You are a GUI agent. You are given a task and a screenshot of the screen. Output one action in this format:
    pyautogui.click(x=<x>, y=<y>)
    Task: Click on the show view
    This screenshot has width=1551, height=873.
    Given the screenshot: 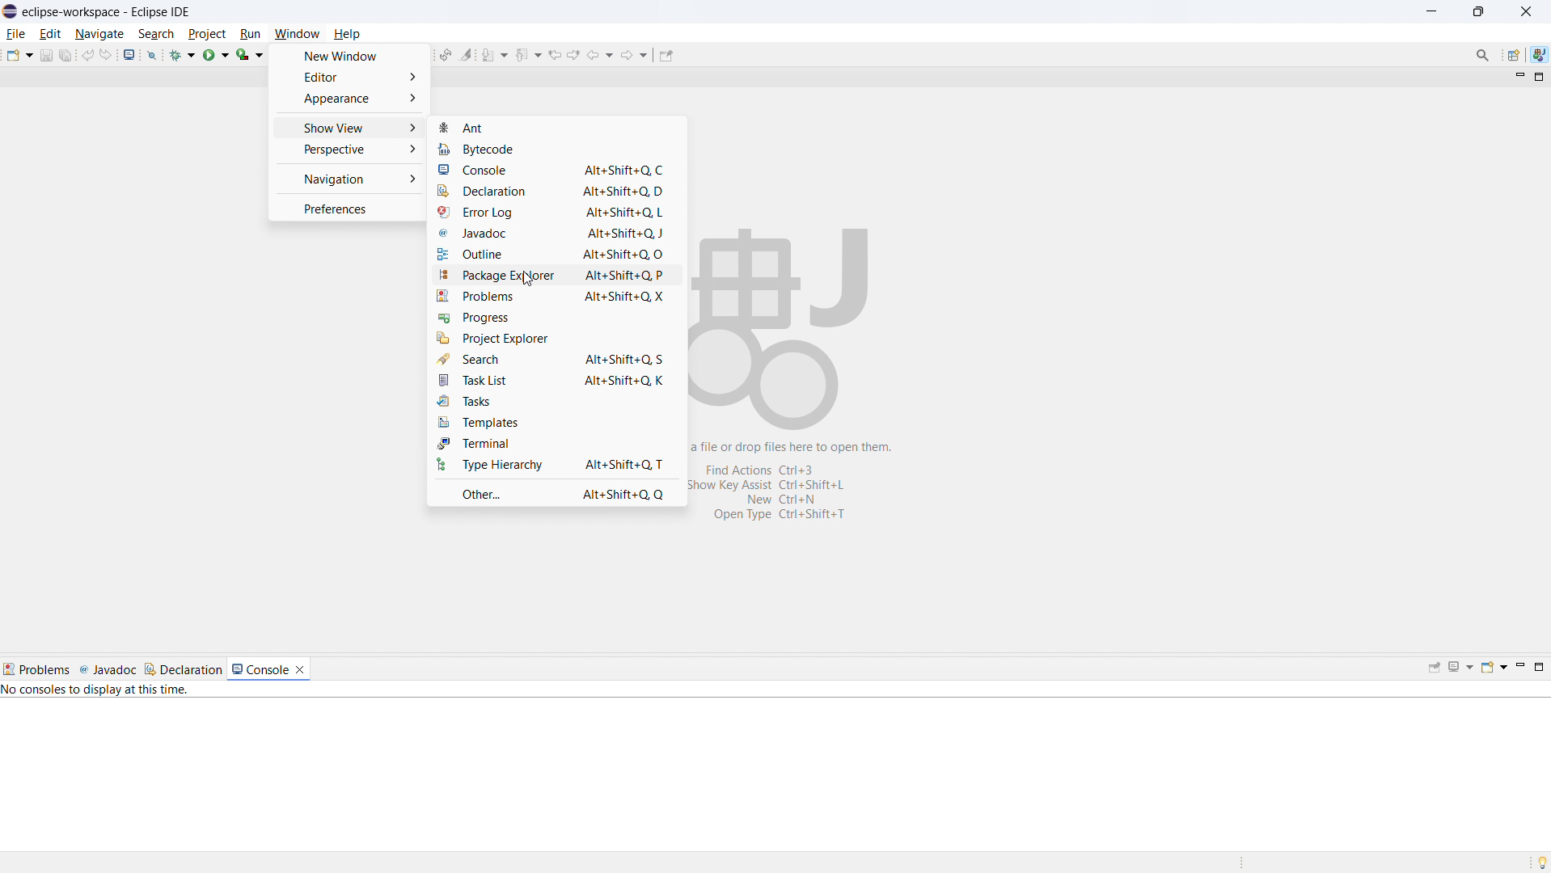 What is the action you would take?
    pyautogui.click(x=348, y=128)
    